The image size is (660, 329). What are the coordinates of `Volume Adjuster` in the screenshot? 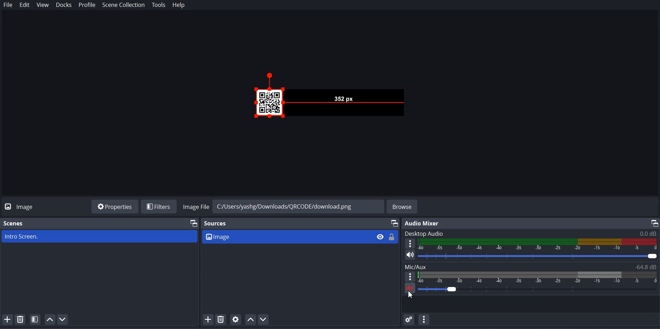 It's located at (538, 257).